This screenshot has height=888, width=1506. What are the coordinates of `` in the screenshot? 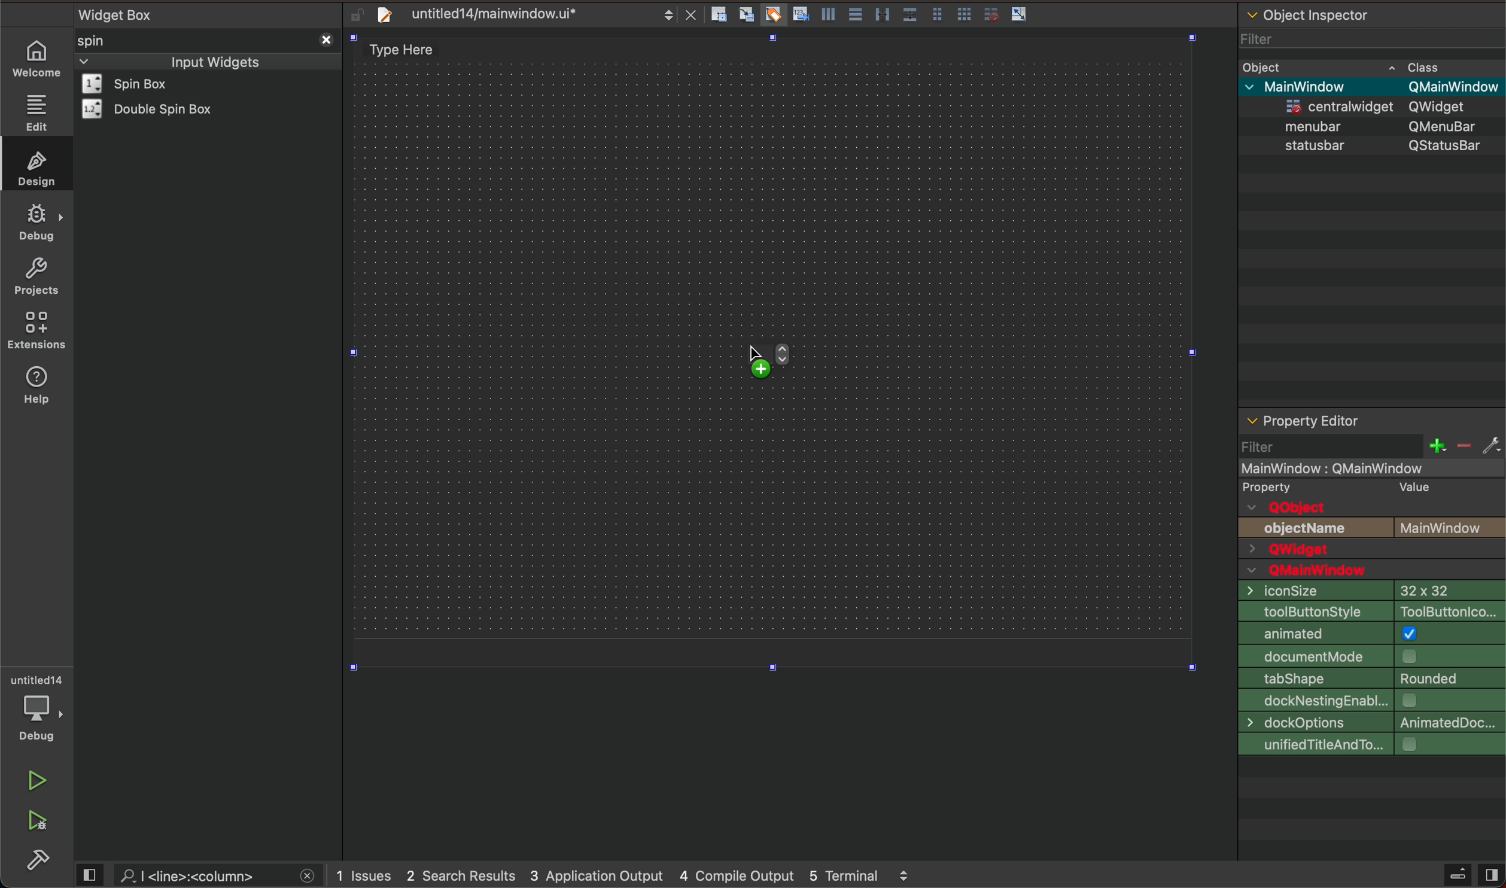 It's located at (1447, 145).